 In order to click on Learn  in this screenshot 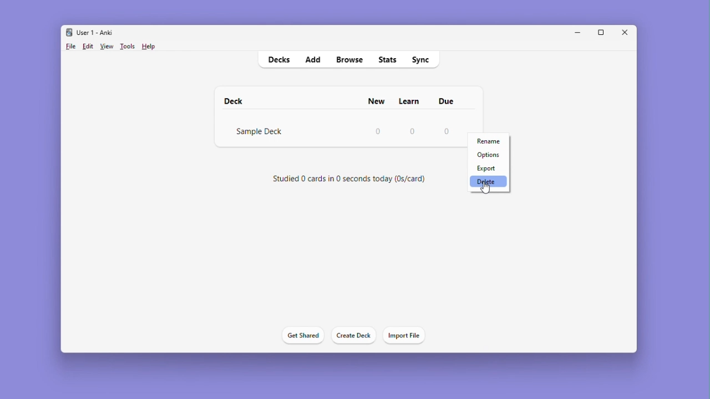, I will do `click(408, 102)`.